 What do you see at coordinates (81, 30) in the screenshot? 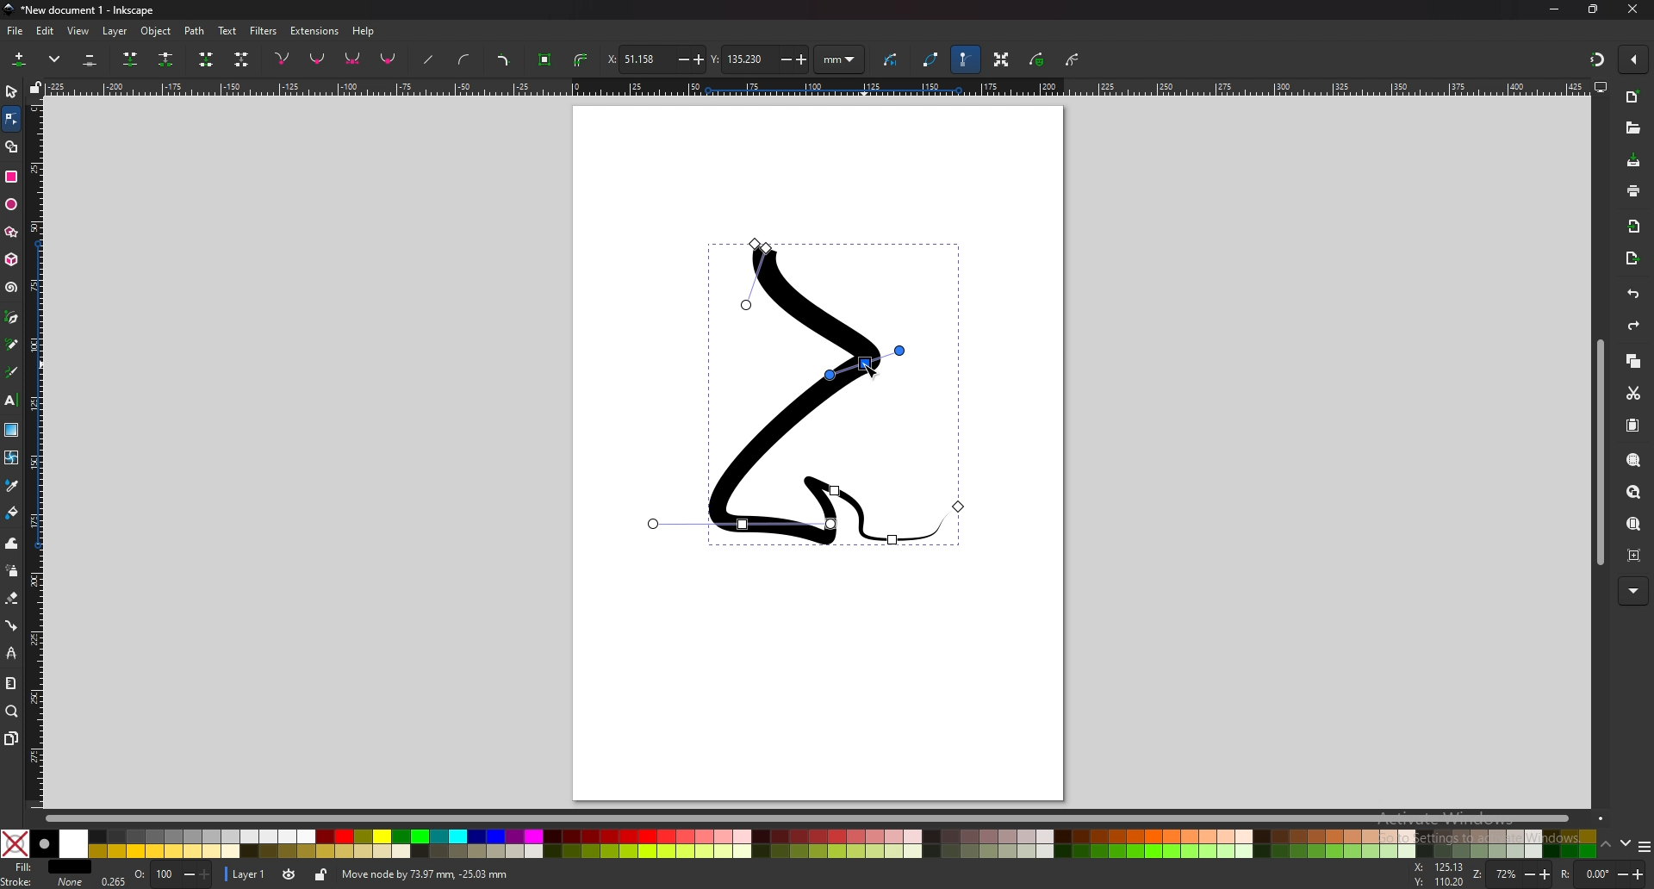
I see `view` at bounding box center [81, 30].